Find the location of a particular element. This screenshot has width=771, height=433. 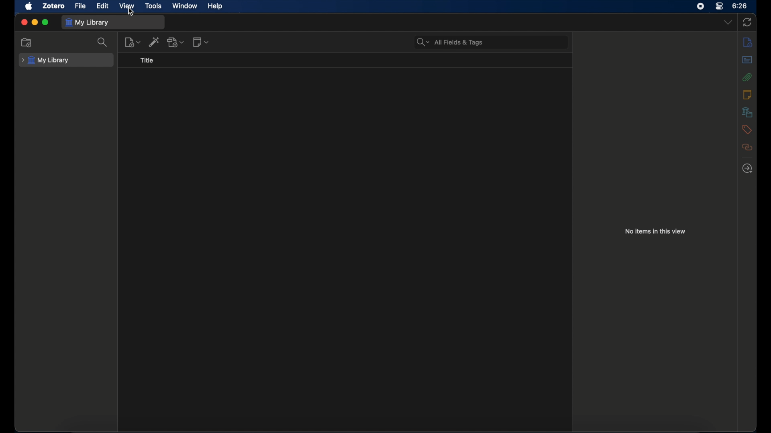

my library is located at coordinates (88, 22).